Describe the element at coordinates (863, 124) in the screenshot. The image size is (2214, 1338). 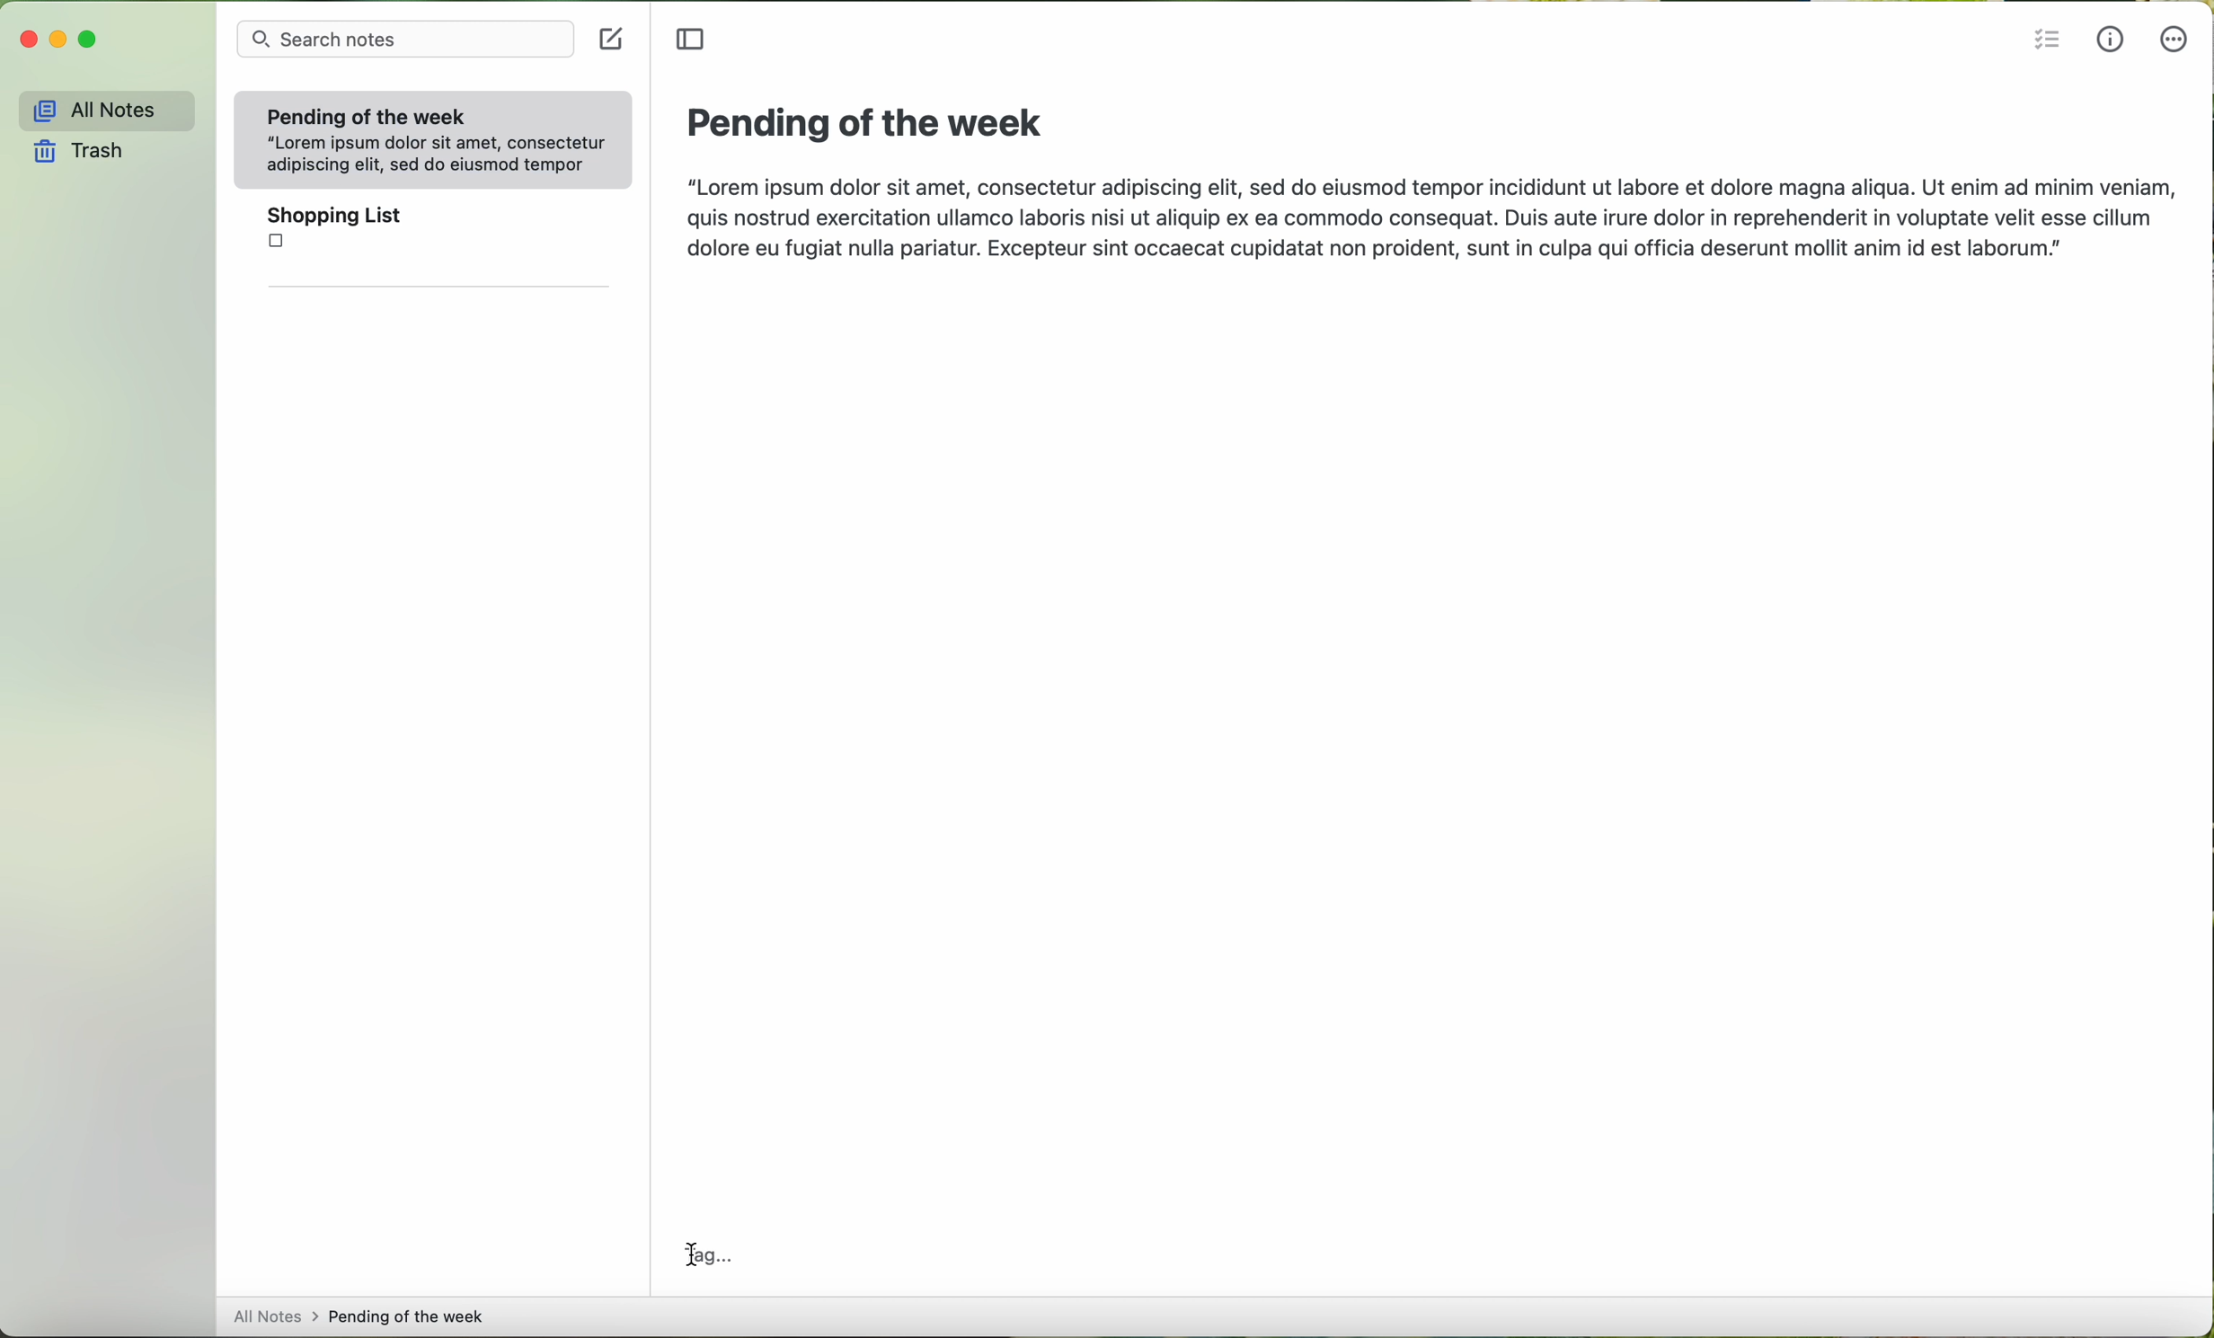
I see `pending of the week` at that location.